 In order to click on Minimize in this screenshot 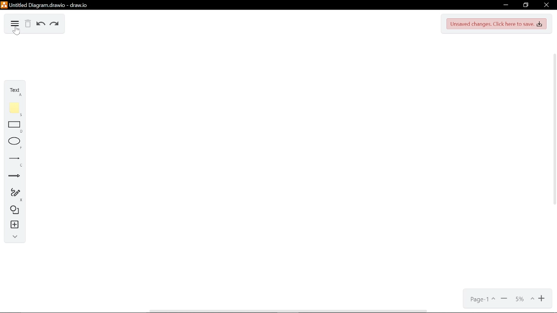, I will do `click(507, 5)`.